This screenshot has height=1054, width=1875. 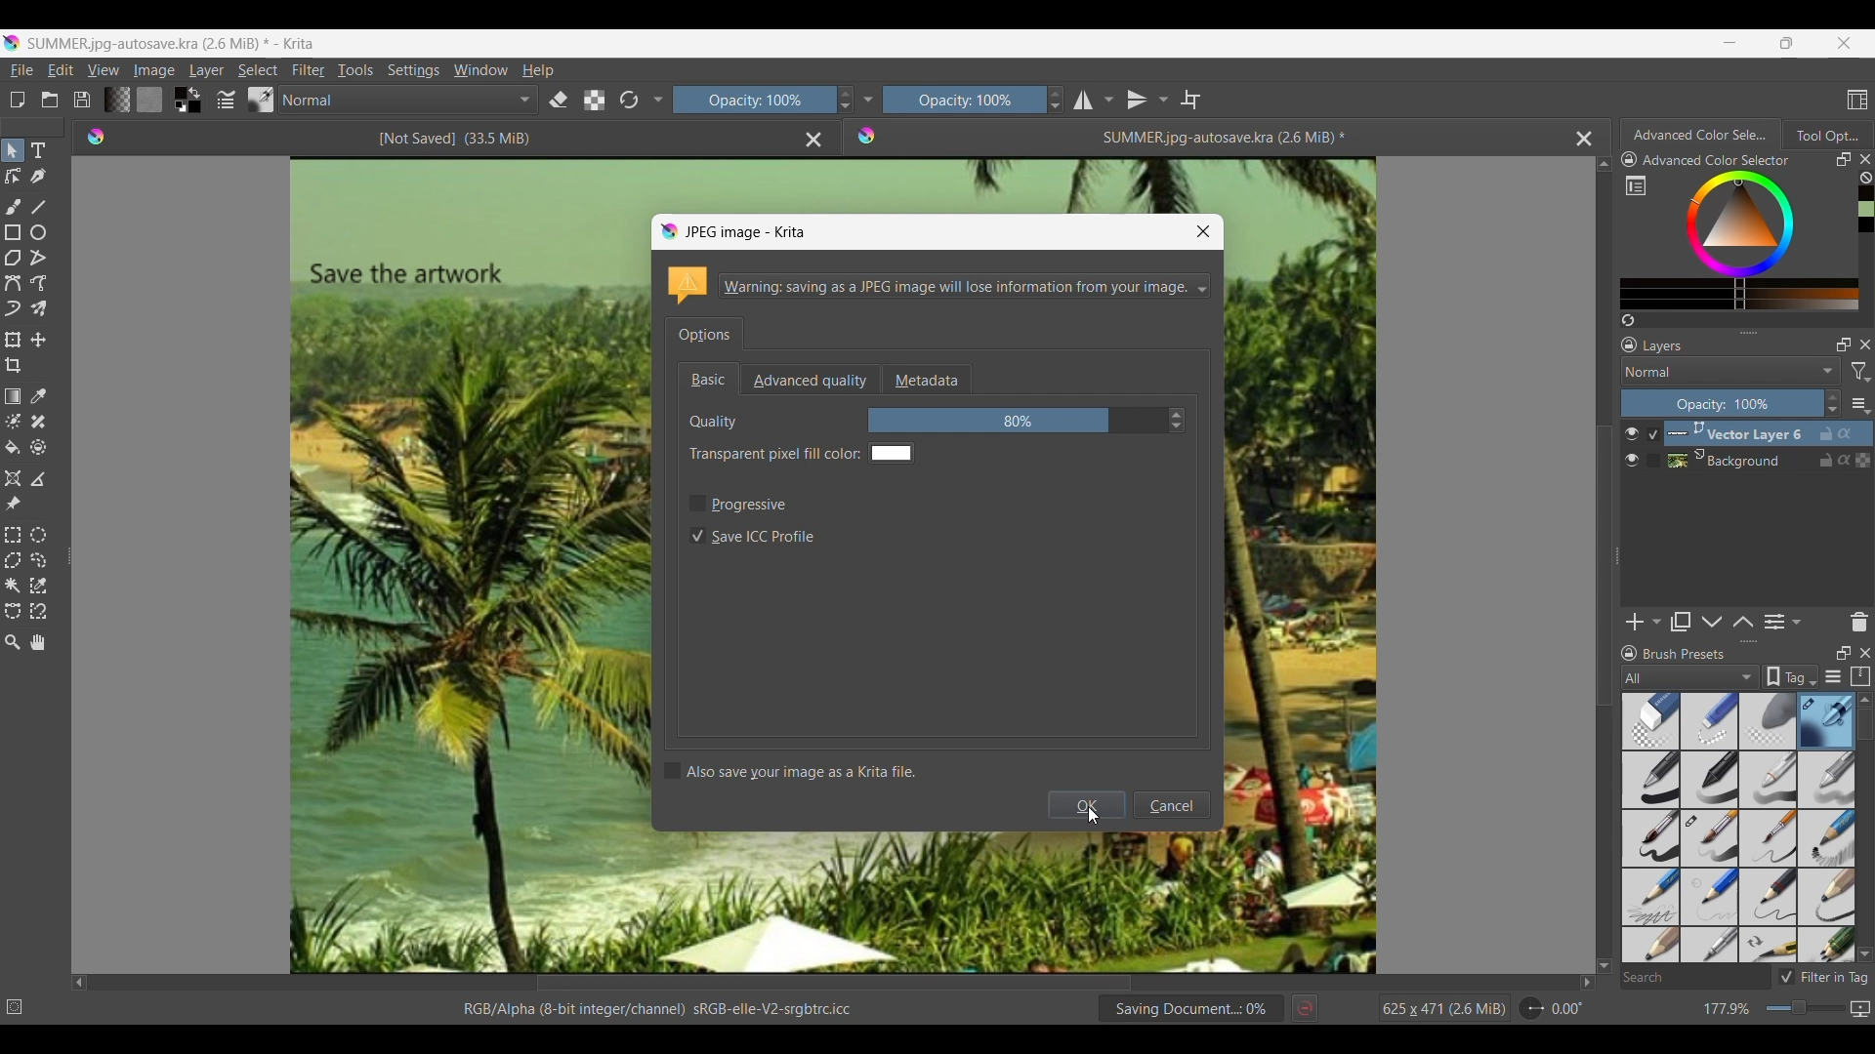 I want to click on Increase/Decrease opacity, so click(x=1833, y=404).